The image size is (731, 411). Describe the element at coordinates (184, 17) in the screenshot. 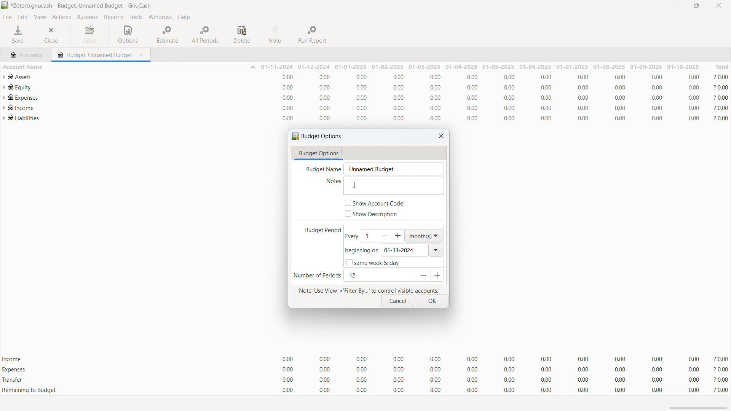

I see `help` at that location.